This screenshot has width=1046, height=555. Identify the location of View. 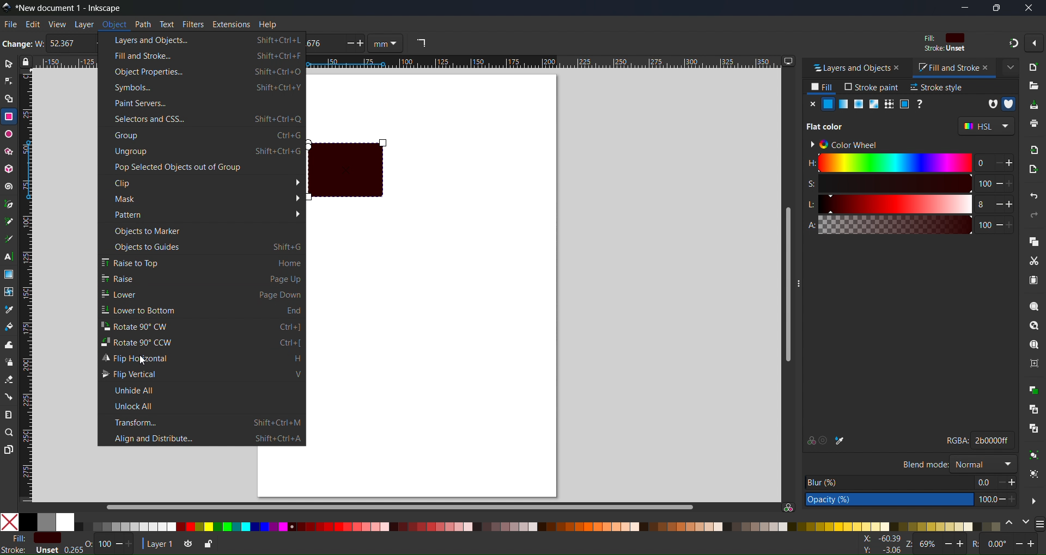
(57, 24).